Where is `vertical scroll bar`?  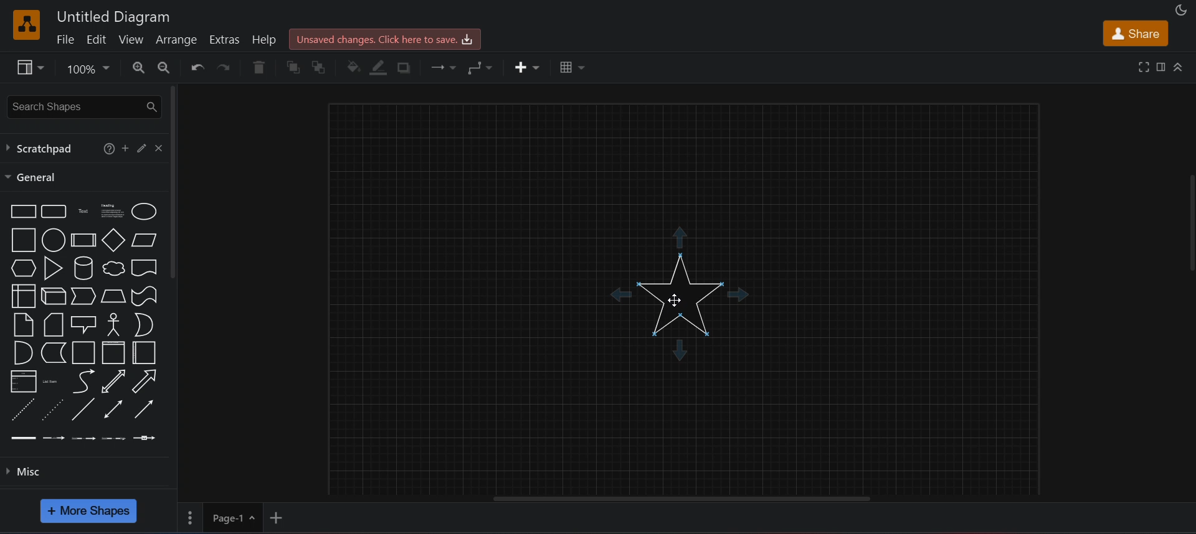
vertical scroll bar is located at coordinates (174, 182).